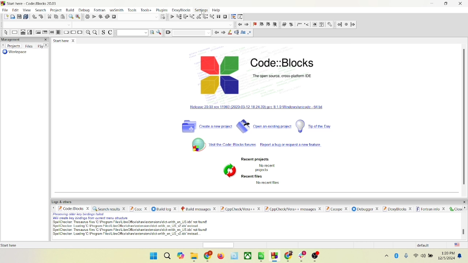  What do you see at coordinates (113, 17) in the screenshot?
I see `abort` at bounding box center [113, 17].